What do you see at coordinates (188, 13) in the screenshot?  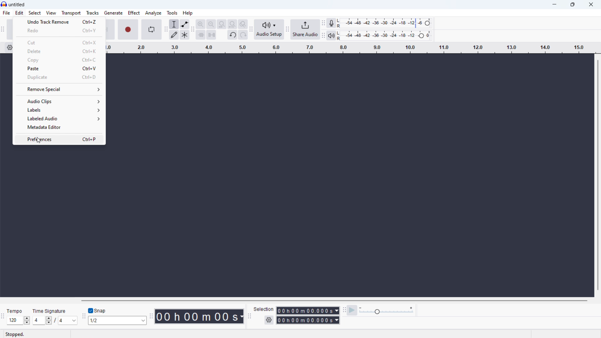 I see `help` at bounding box center [188, 13].